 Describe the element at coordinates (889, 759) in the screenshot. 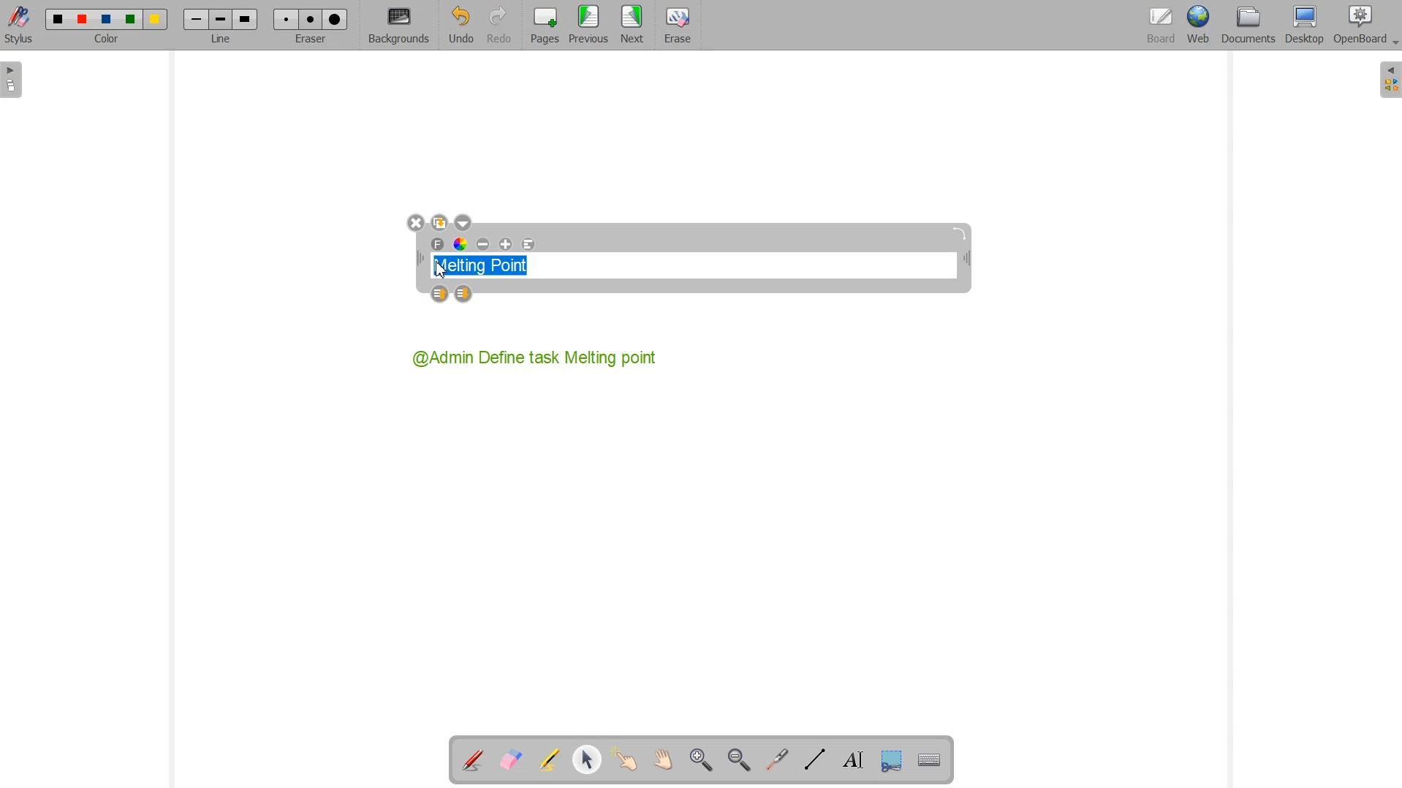

I see `Capture part of the screen` at that location.